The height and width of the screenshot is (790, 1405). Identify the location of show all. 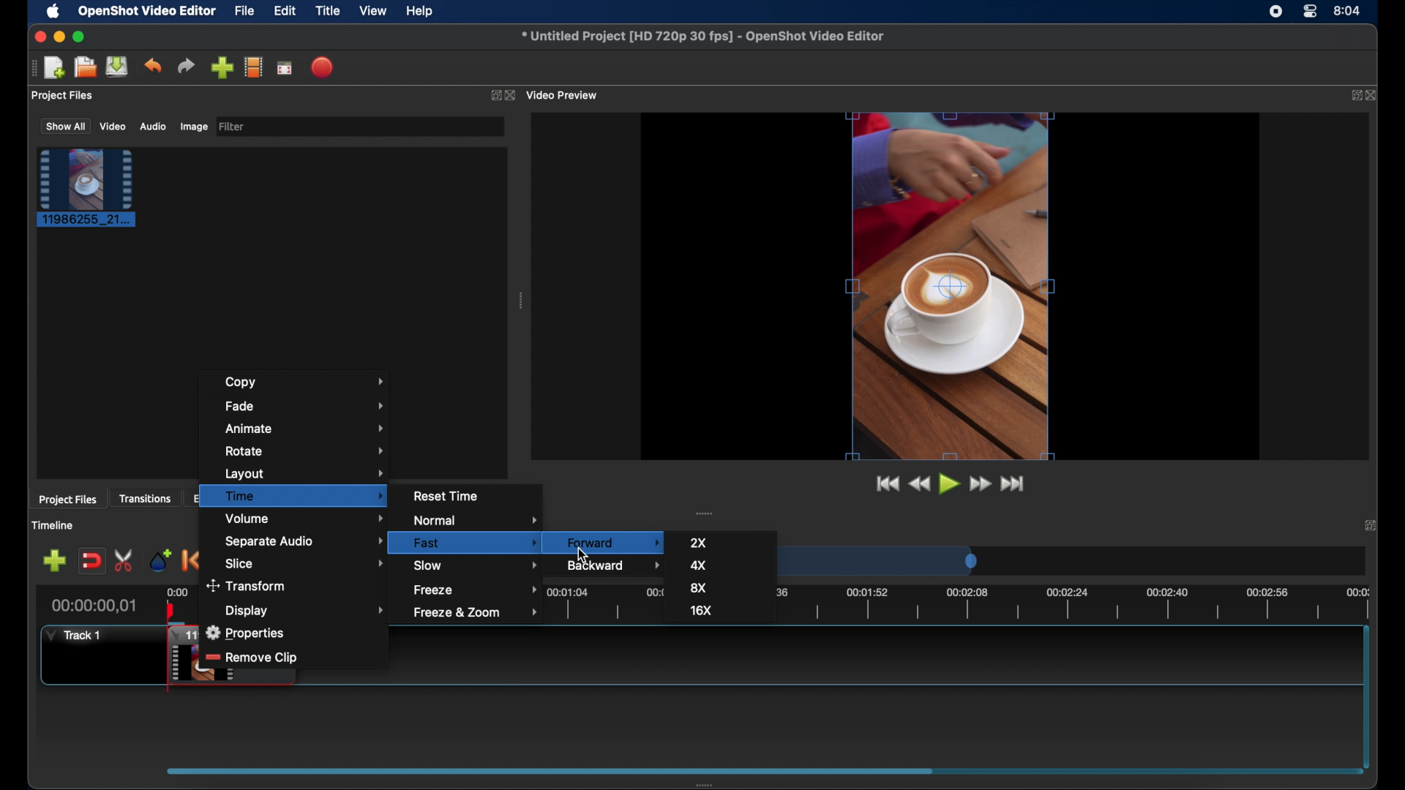
(64, 127).